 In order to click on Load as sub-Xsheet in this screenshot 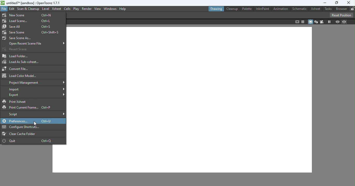, I will do `click(22, 61)`.